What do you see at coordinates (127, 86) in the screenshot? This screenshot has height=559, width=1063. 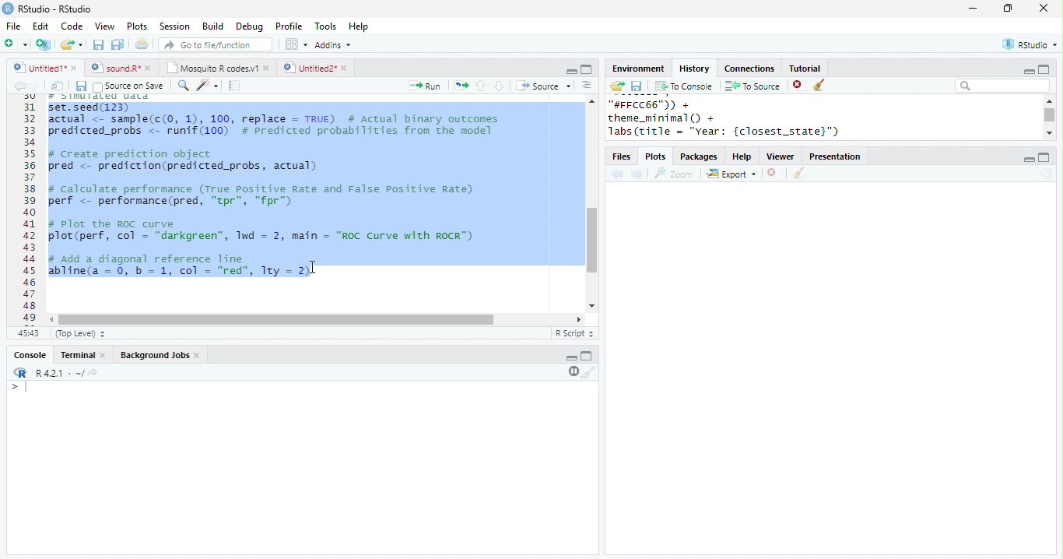 I see `Source on Save` at bounding box center [127, 86].